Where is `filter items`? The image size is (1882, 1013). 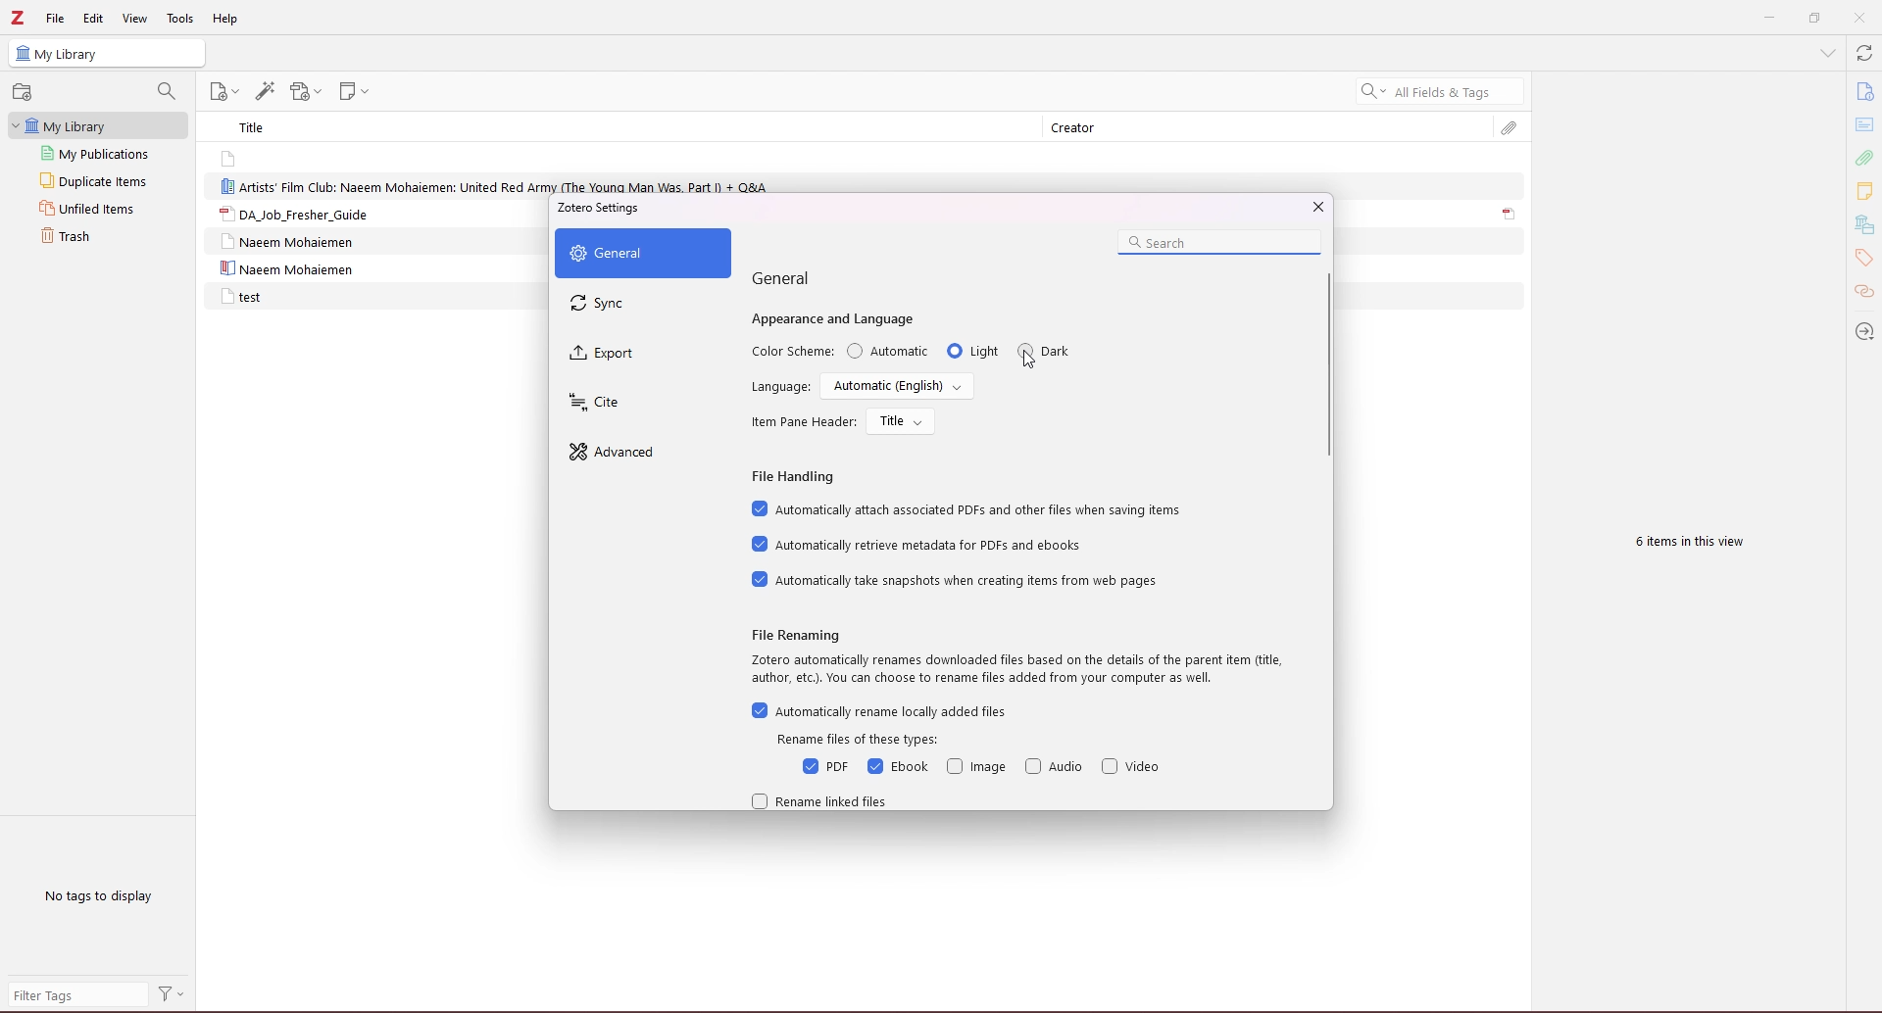
filter items is located at coordinates (168, 90).